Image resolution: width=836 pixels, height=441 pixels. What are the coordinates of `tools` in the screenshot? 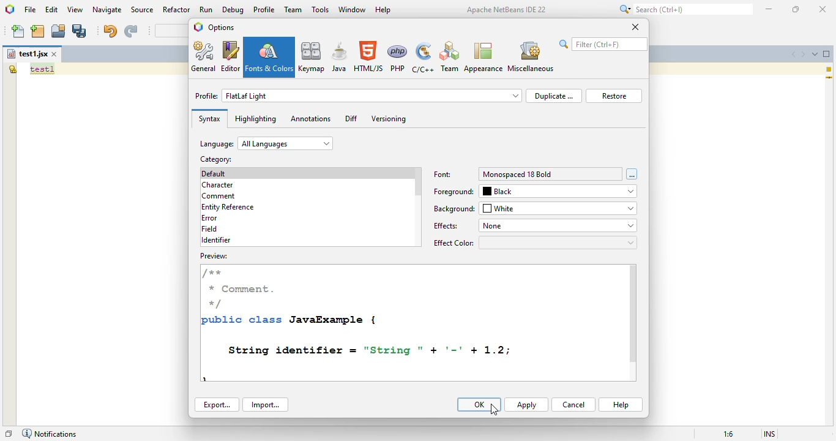 It's located at (320, 10).